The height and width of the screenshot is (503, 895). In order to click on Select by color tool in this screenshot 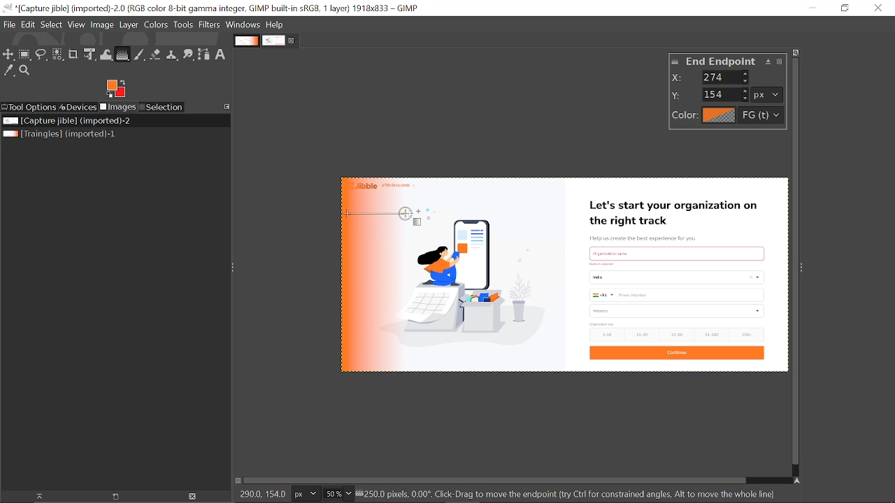, I will do `click(58, 54)`.